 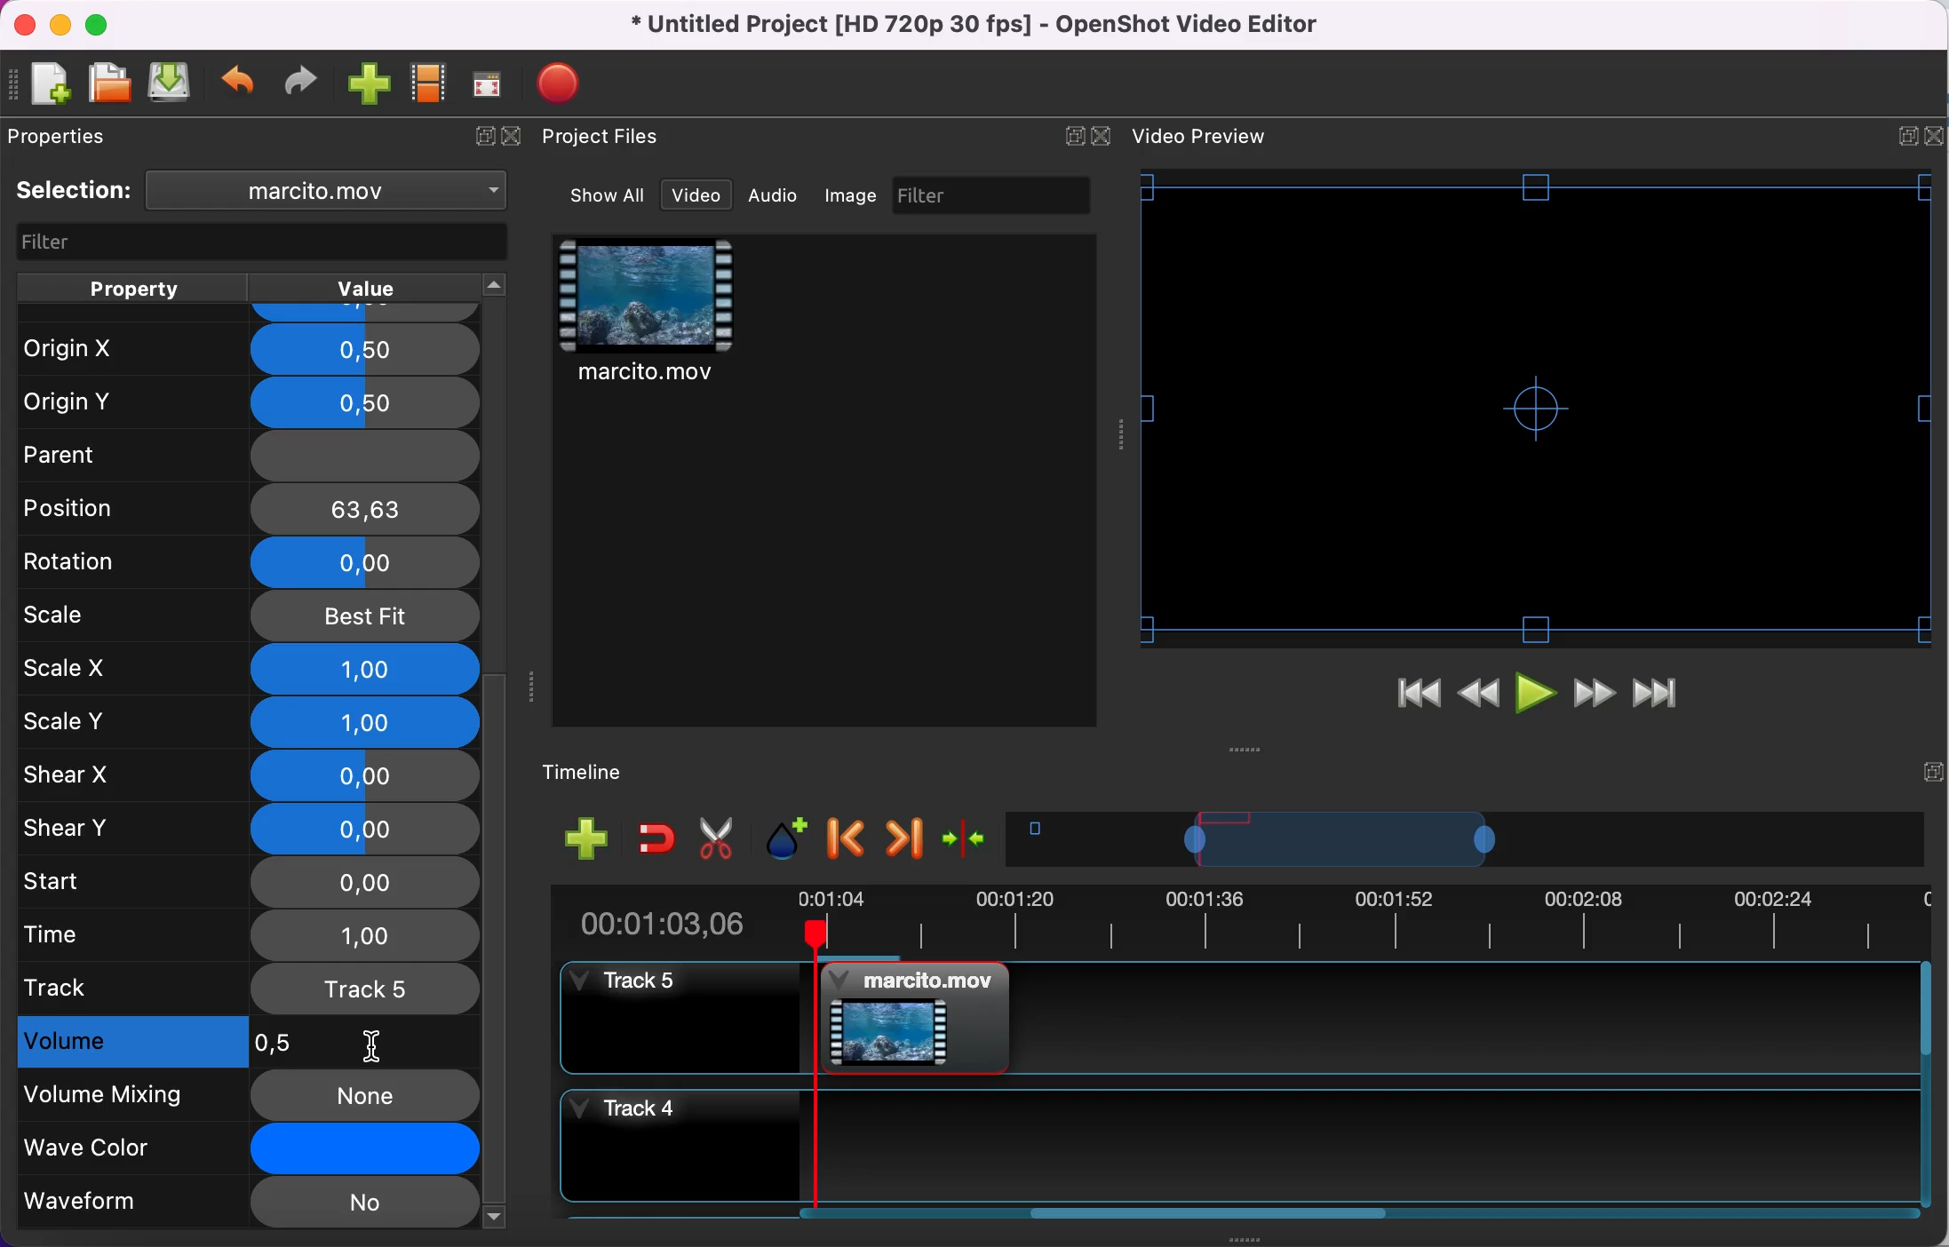 What do you see at coordinates (249, 776) in the screenshot?
I see `shear x 0` at bounding box center [249, 776].